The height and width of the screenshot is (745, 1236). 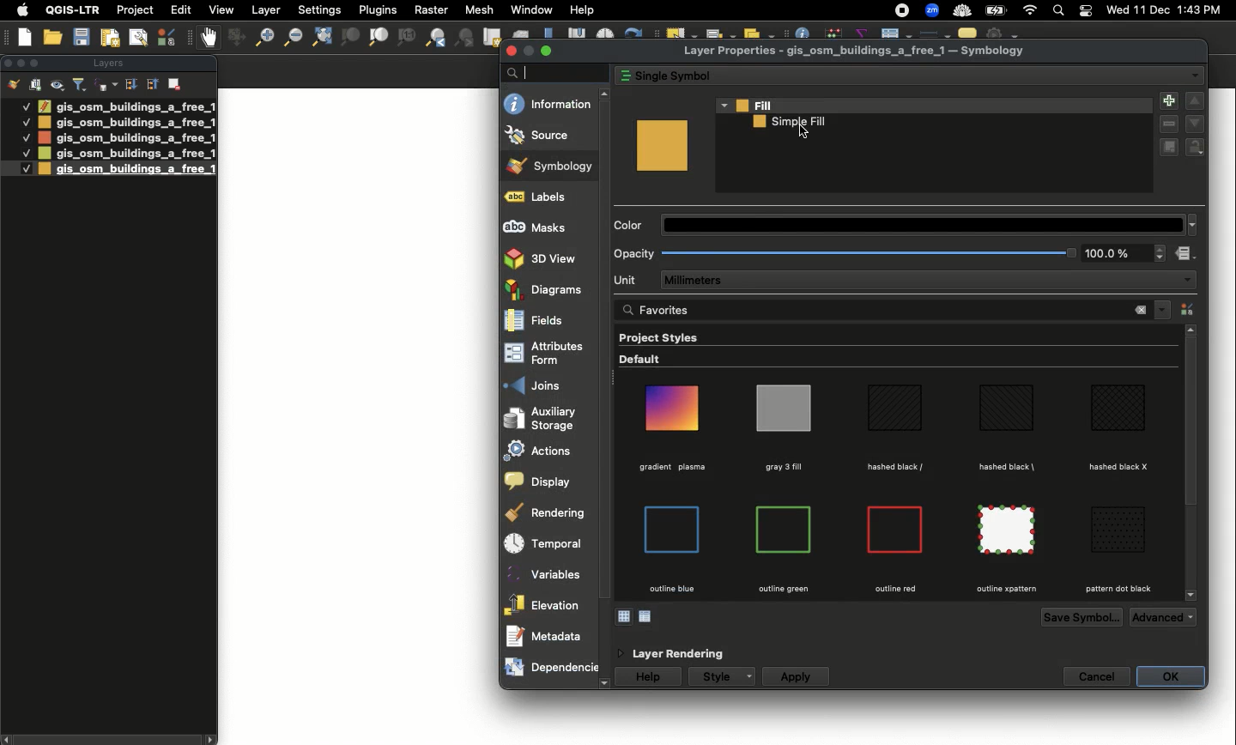 I want to click on Labels, so click(x=548, y=197).